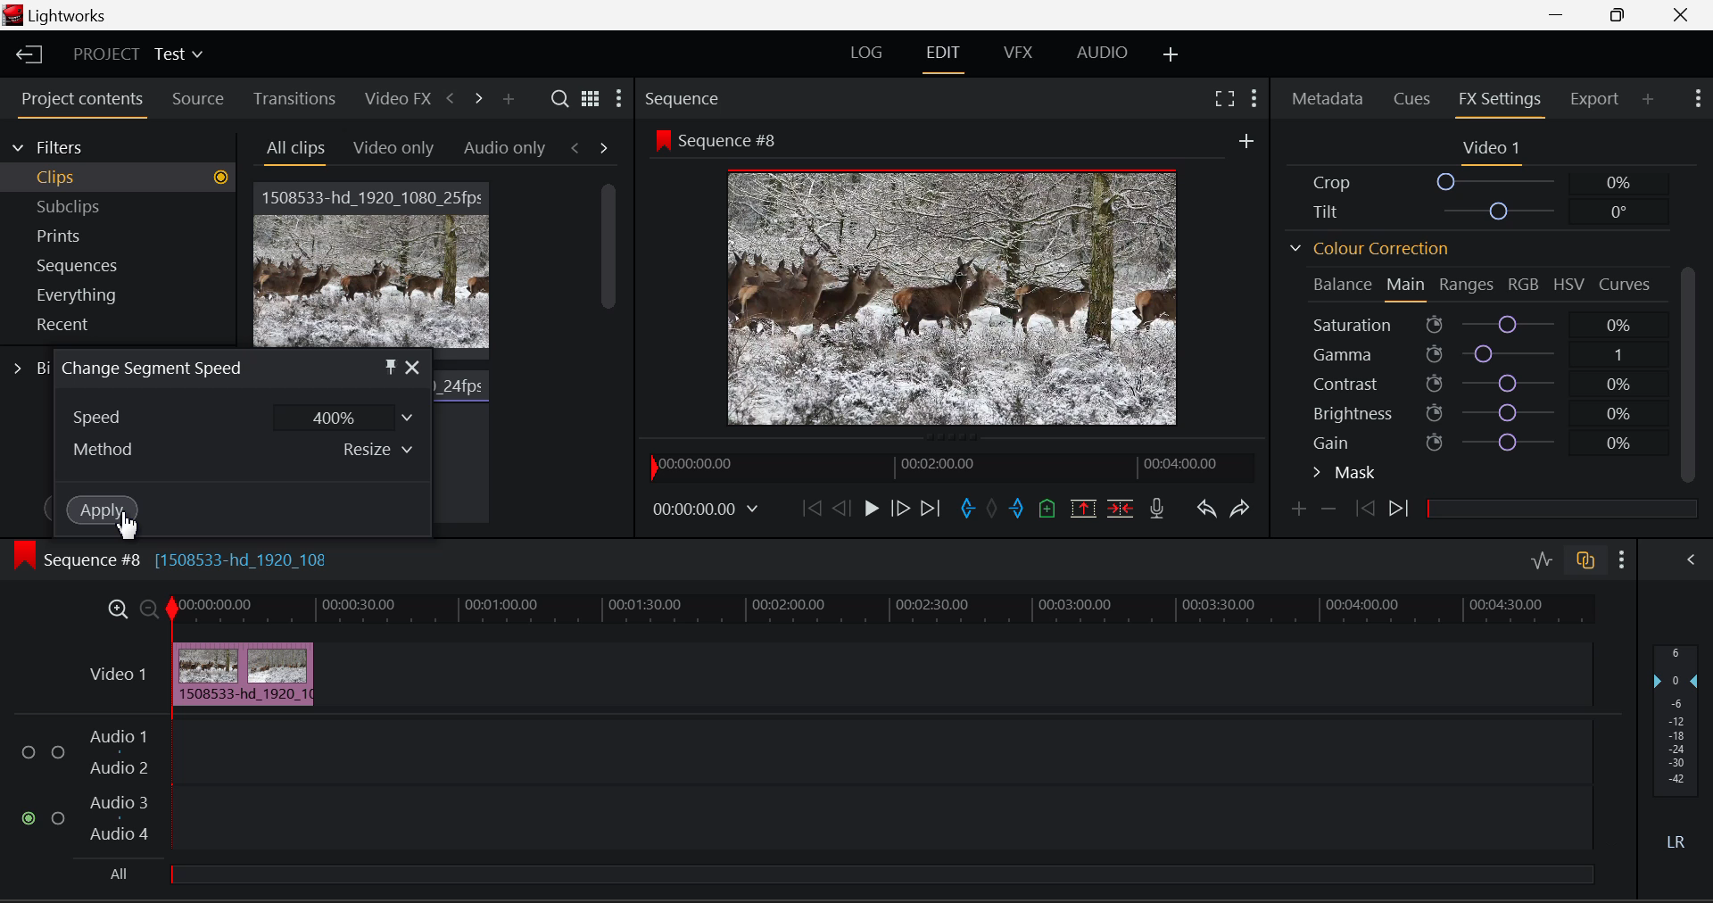 The image size is (1713, 903). What do you see at coordinates (1674, 841) in the screenshot?
I see `Left Round Sound Button` at bounding box center [1674, 841].